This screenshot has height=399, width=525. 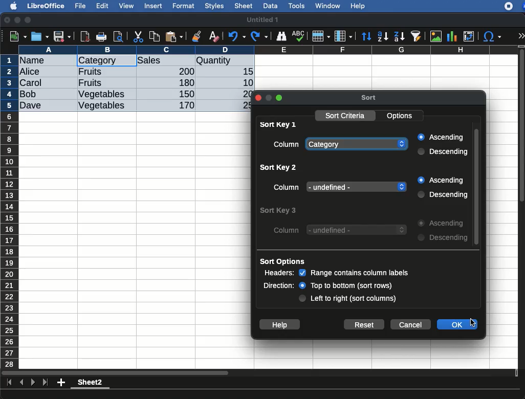 I want to click on category, so click(x=97, y=61).